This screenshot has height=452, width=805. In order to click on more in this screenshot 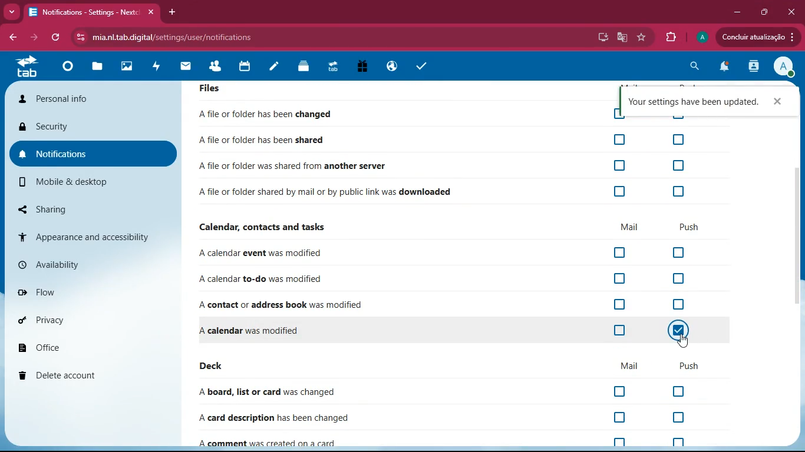, I will do `click(12, 11)`.